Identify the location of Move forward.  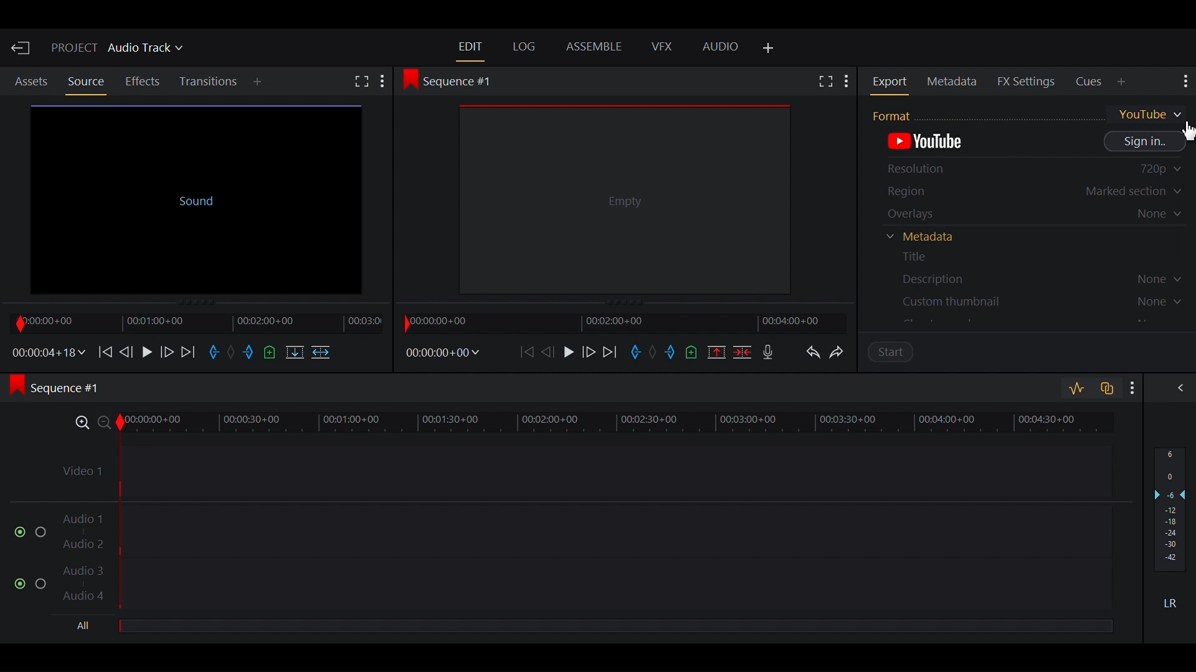
(612, 352).